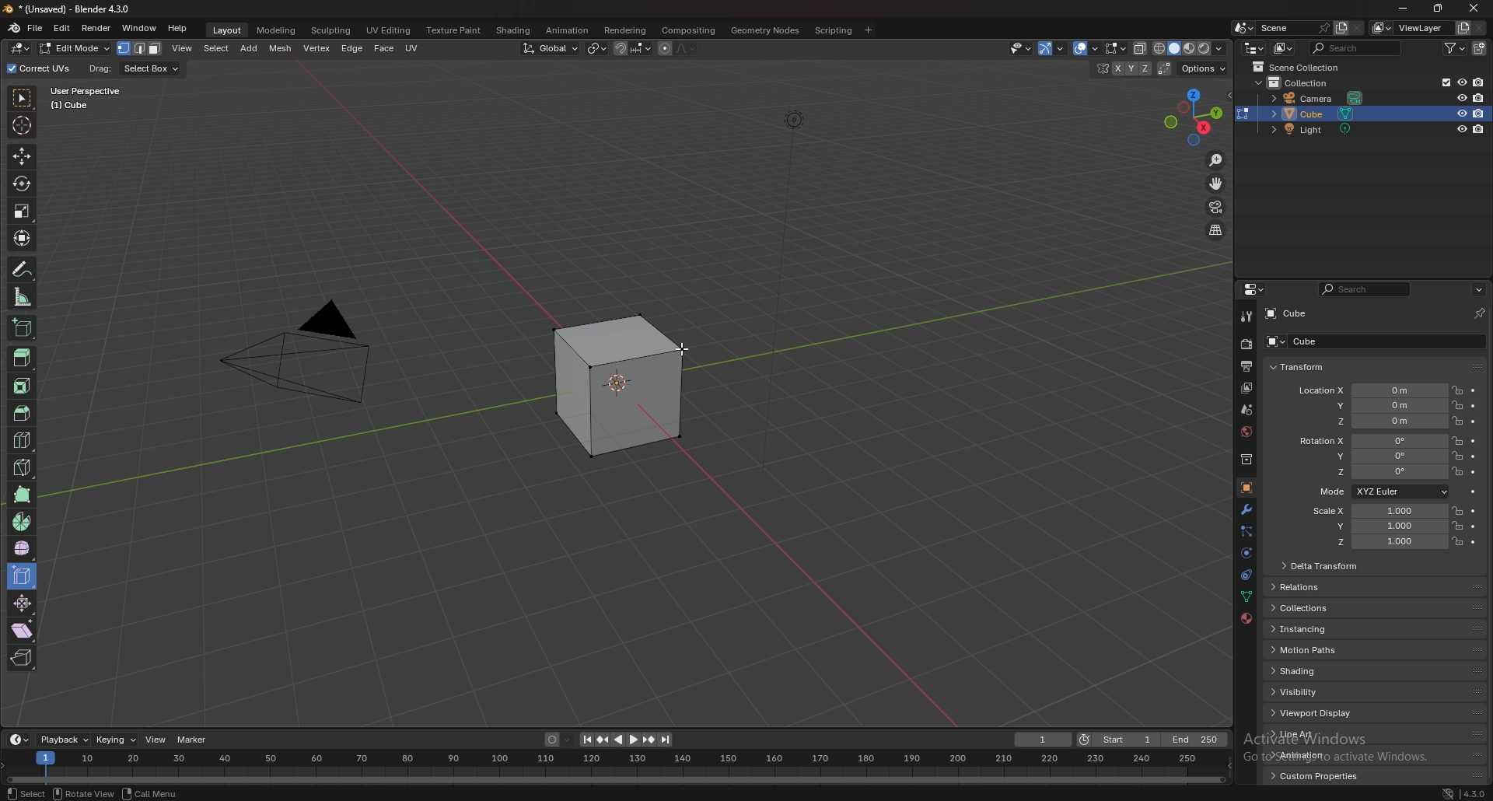  Describe the element at coordinates (1456, 421) in the screenshot. I see `lock` at that location.